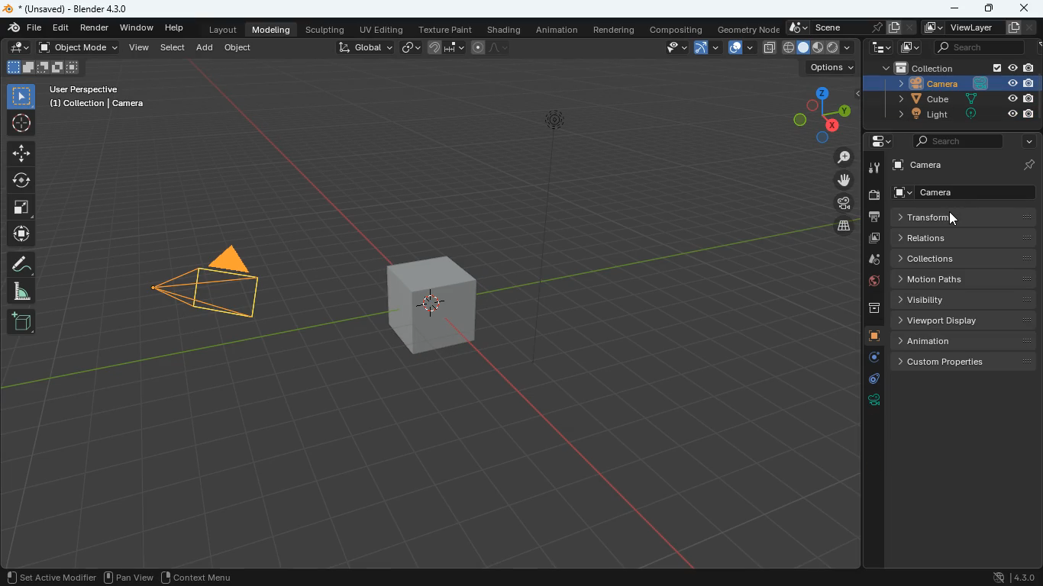  I want to click on more, so click(1025, 141).